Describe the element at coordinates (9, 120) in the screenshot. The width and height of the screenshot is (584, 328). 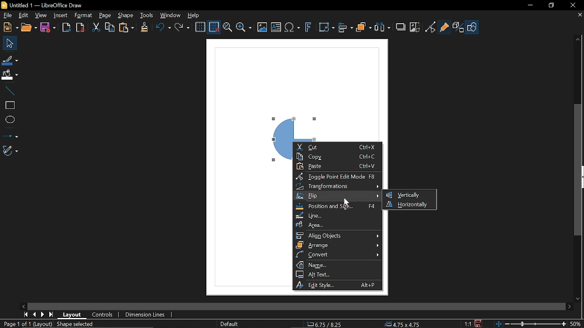
I see `Ellipse` at that location.